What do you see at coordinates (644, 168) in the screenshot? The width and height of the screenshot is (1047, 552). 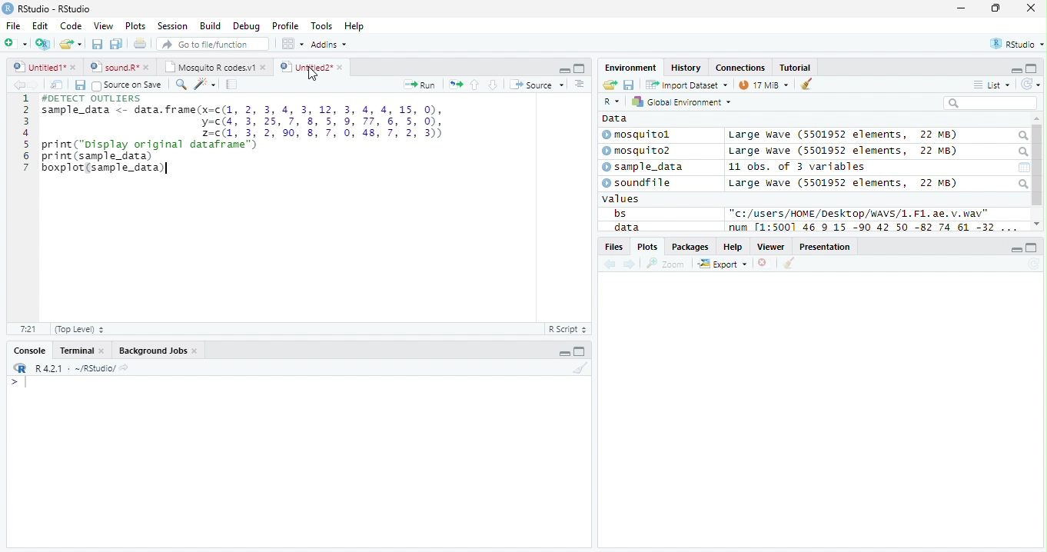 I see `sample_data` at bounding box center [644, 168].